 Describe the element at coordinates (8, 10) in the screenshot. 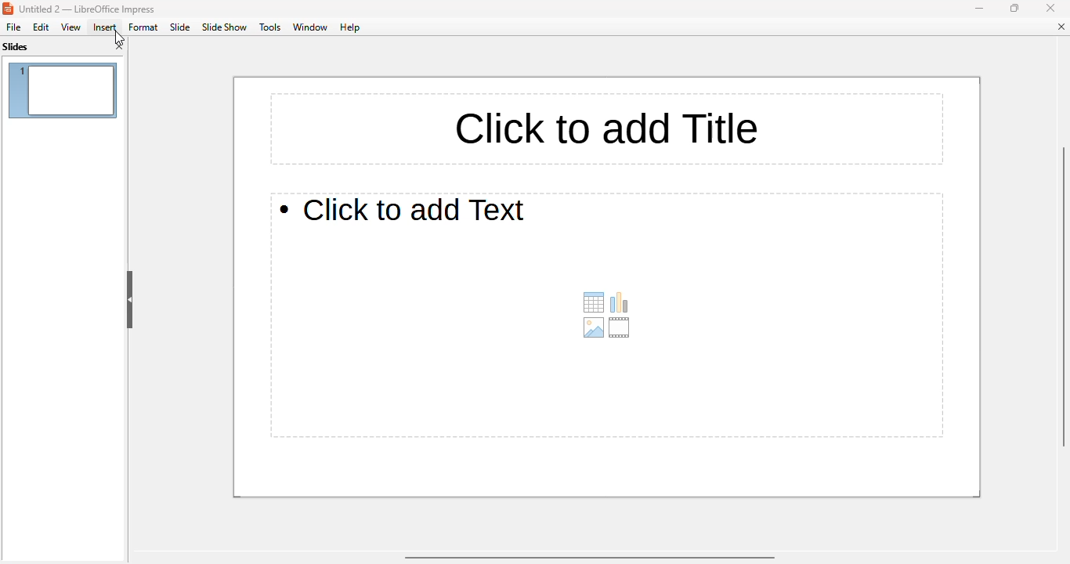

I see `logo` at that location.